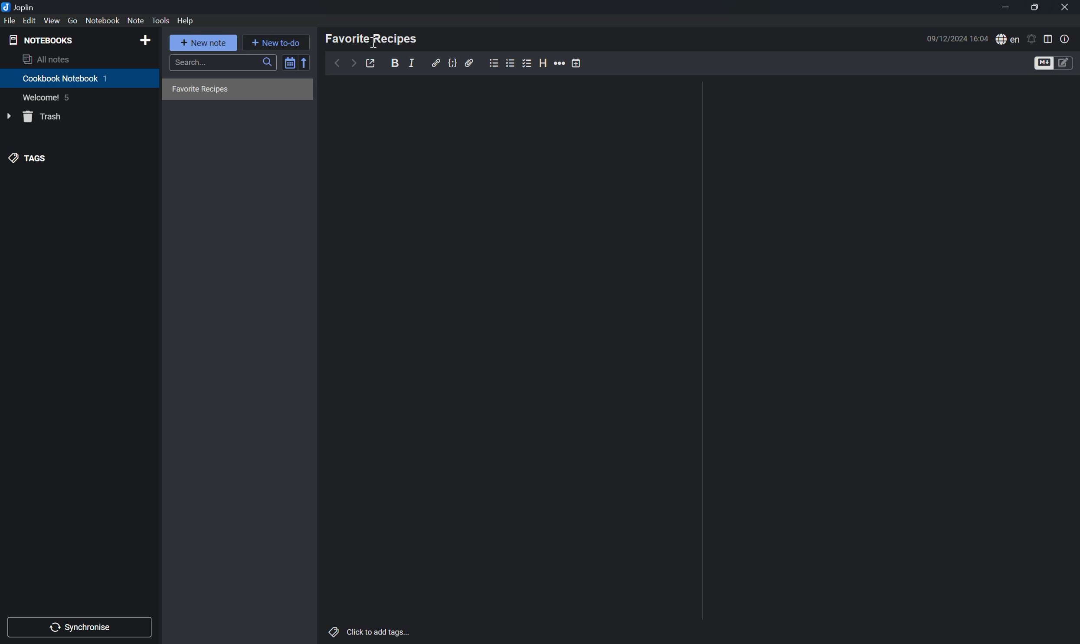 This screenshot has width=1080, height=644. I want to click on Attach file, so click(471, 64).